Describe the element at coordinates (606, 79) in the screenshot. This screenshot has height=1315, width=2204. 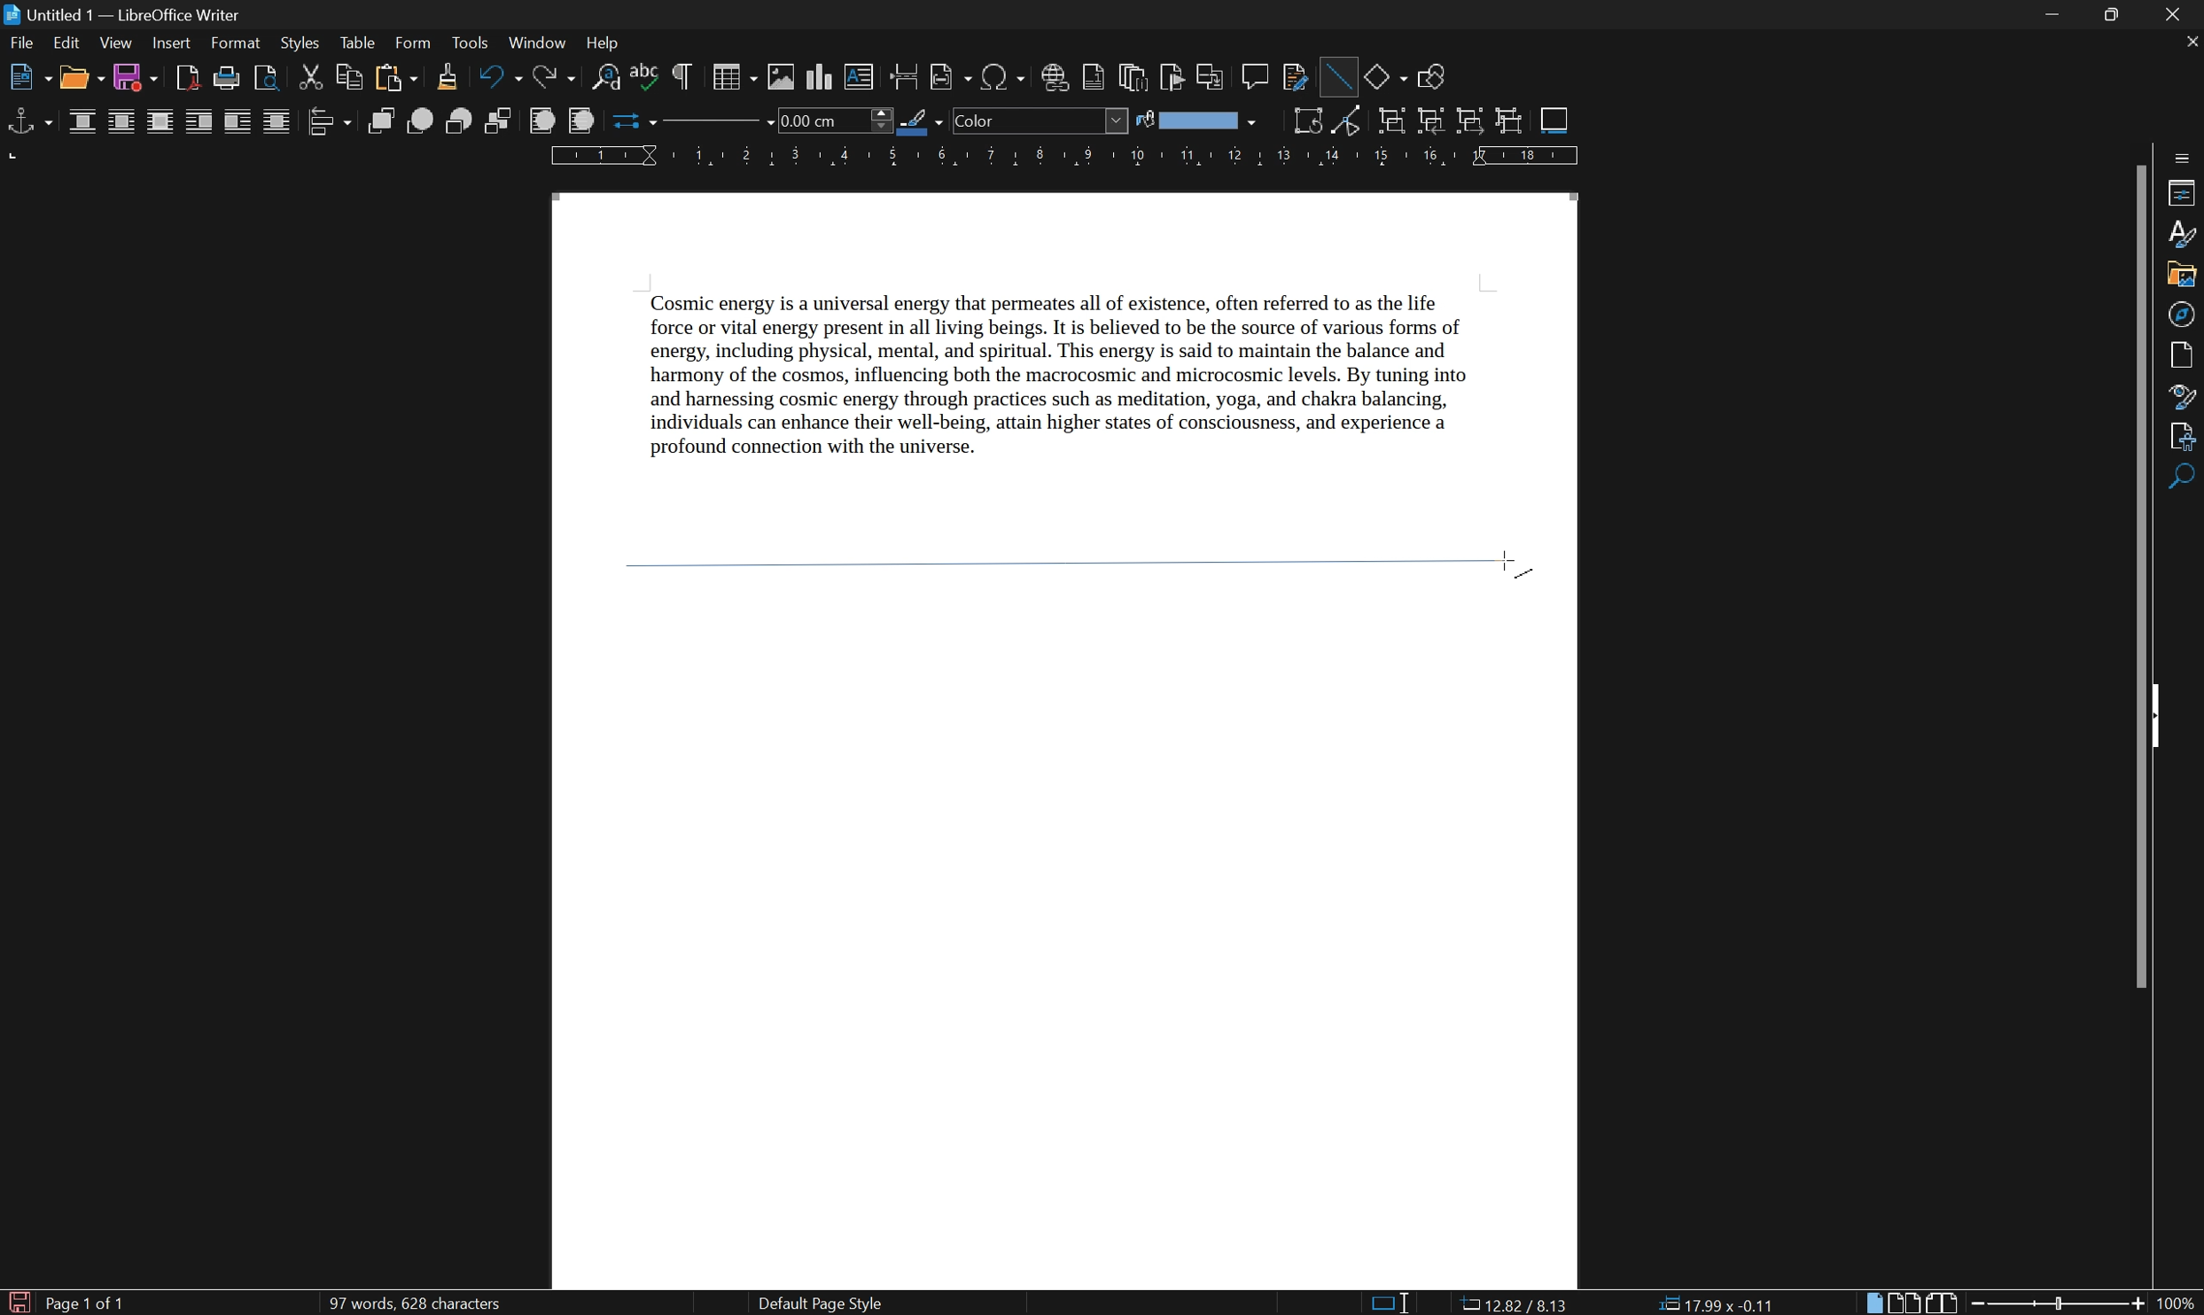
I see `find and replace` at that location.